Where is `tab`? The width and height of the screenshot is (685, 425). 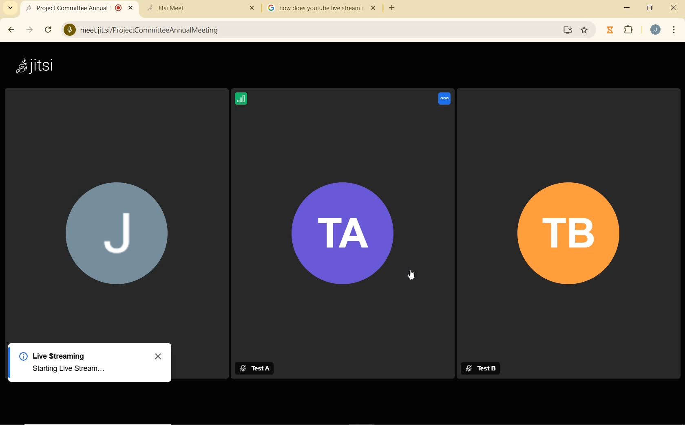 tab is located at coordinates (314, 8).